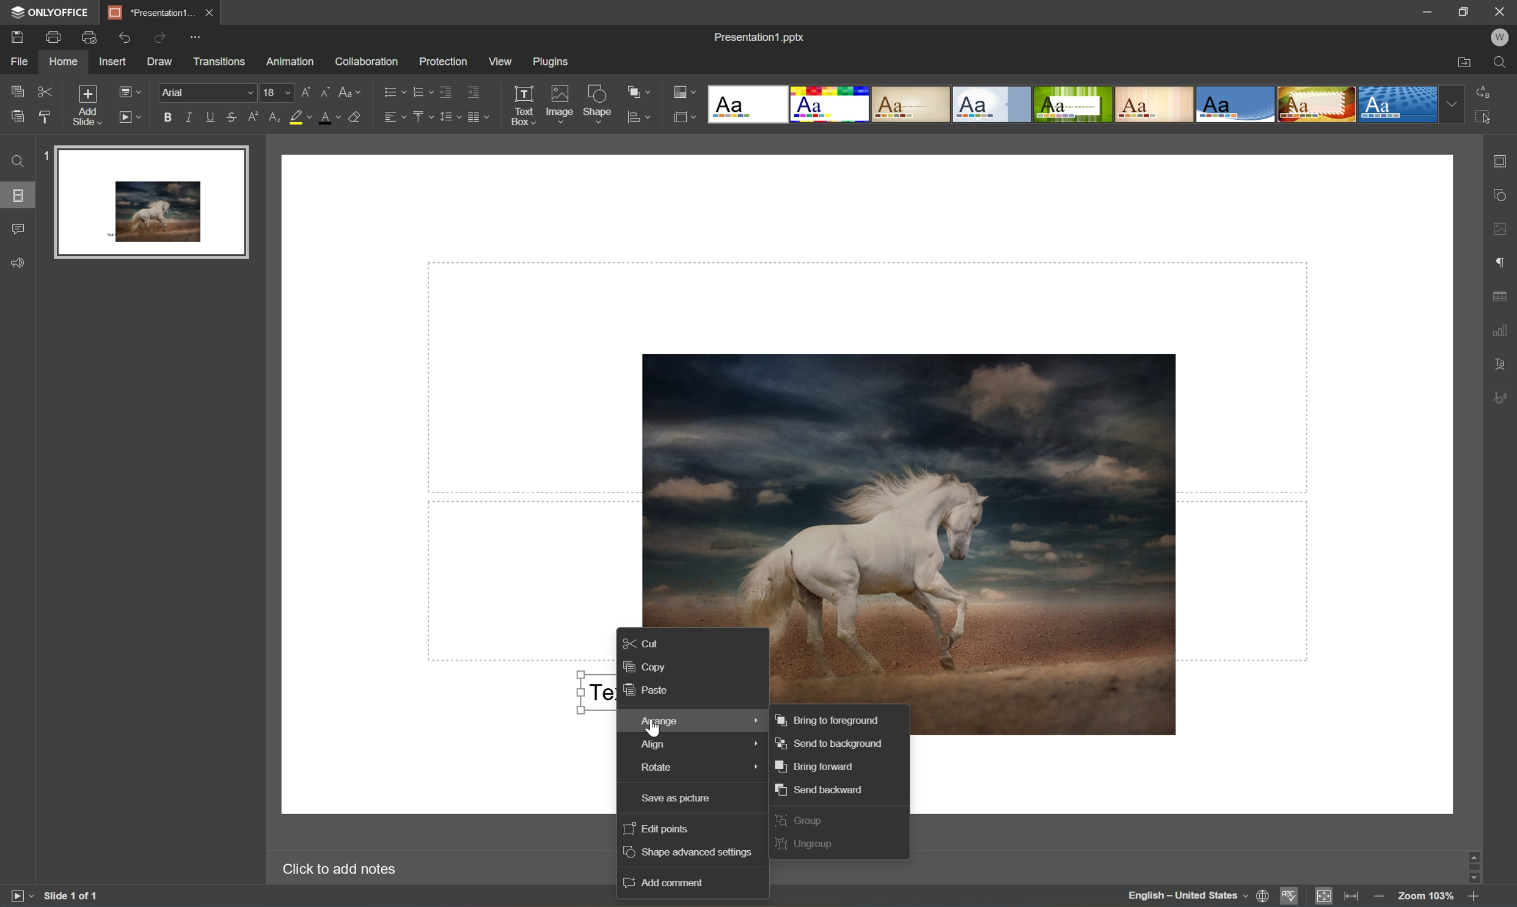 This screenshot has width=1517, height=907. What do you see at coordinates (1426, 895) in the screenshot?
I see `Zoom 103%` at bounding box center [1426, 895].